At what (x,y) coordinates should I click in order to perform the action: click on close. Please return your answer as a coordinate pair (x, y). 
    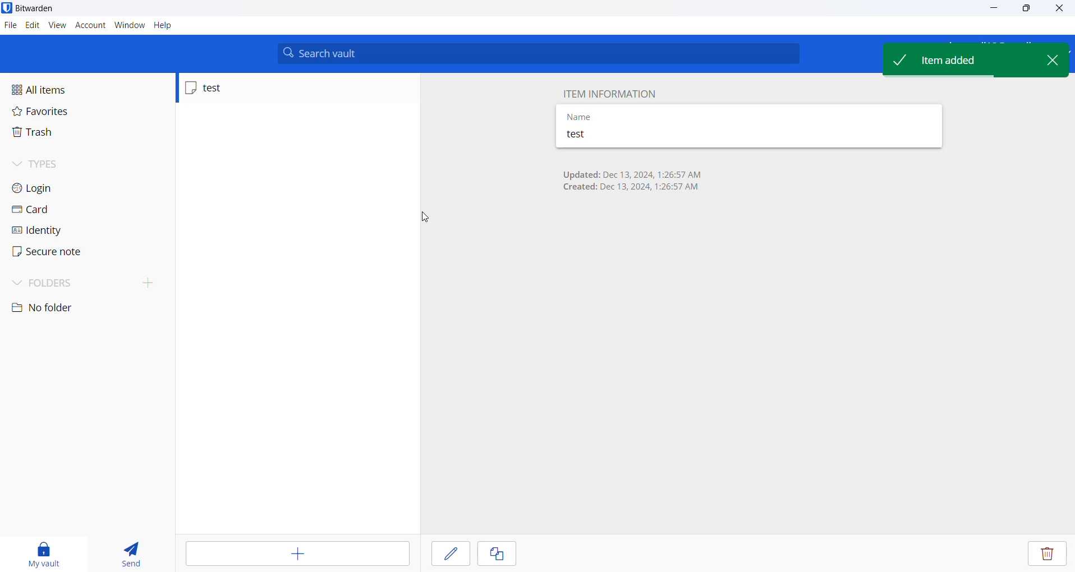
    Looking at the image, I should click on (1063, 8).